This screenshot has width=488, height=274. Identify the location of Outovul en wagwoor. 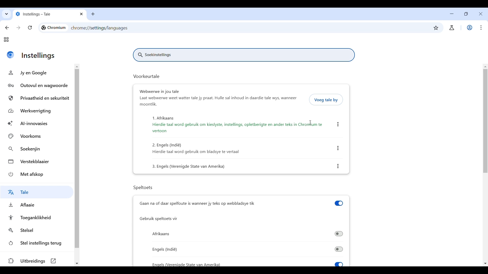
(39, 85).